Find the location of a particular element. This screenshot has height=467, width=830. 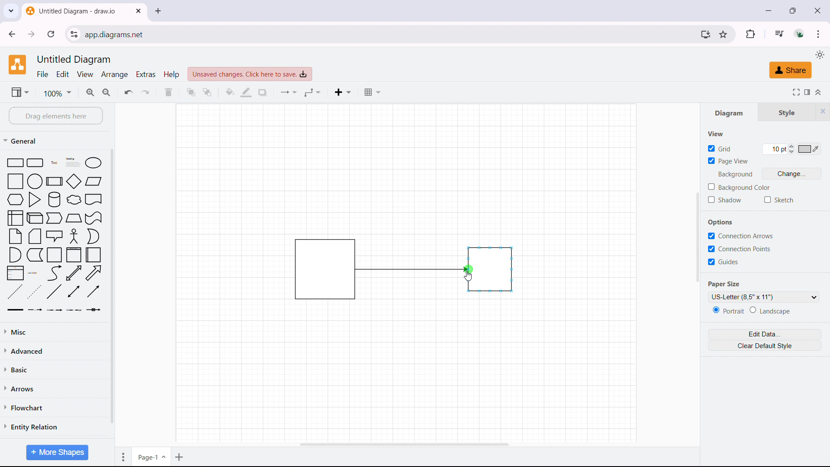

current page is located at coordinates (151, 455).